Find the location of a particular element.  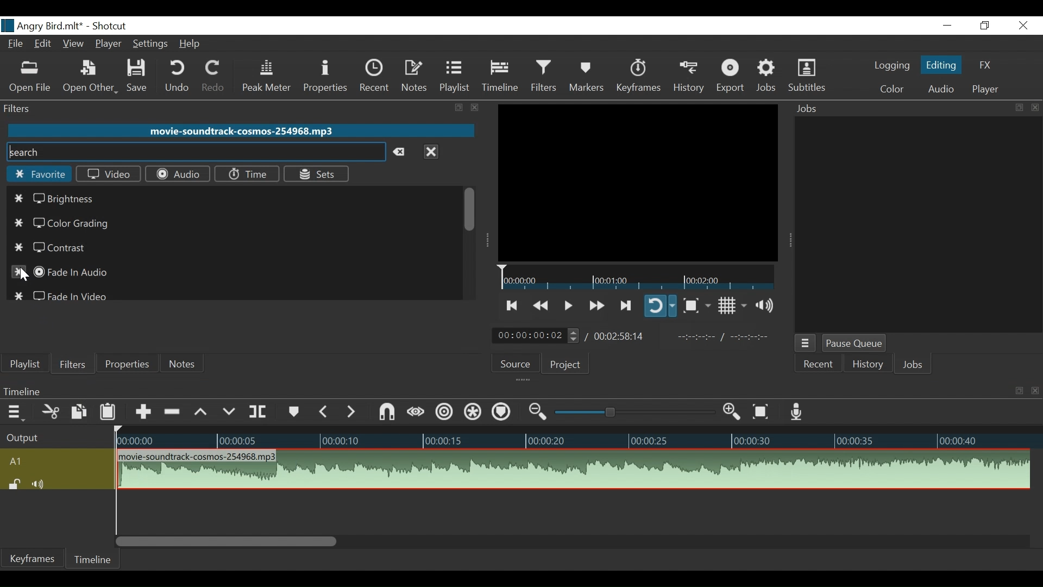

close is located at coordinates (1033, 390).